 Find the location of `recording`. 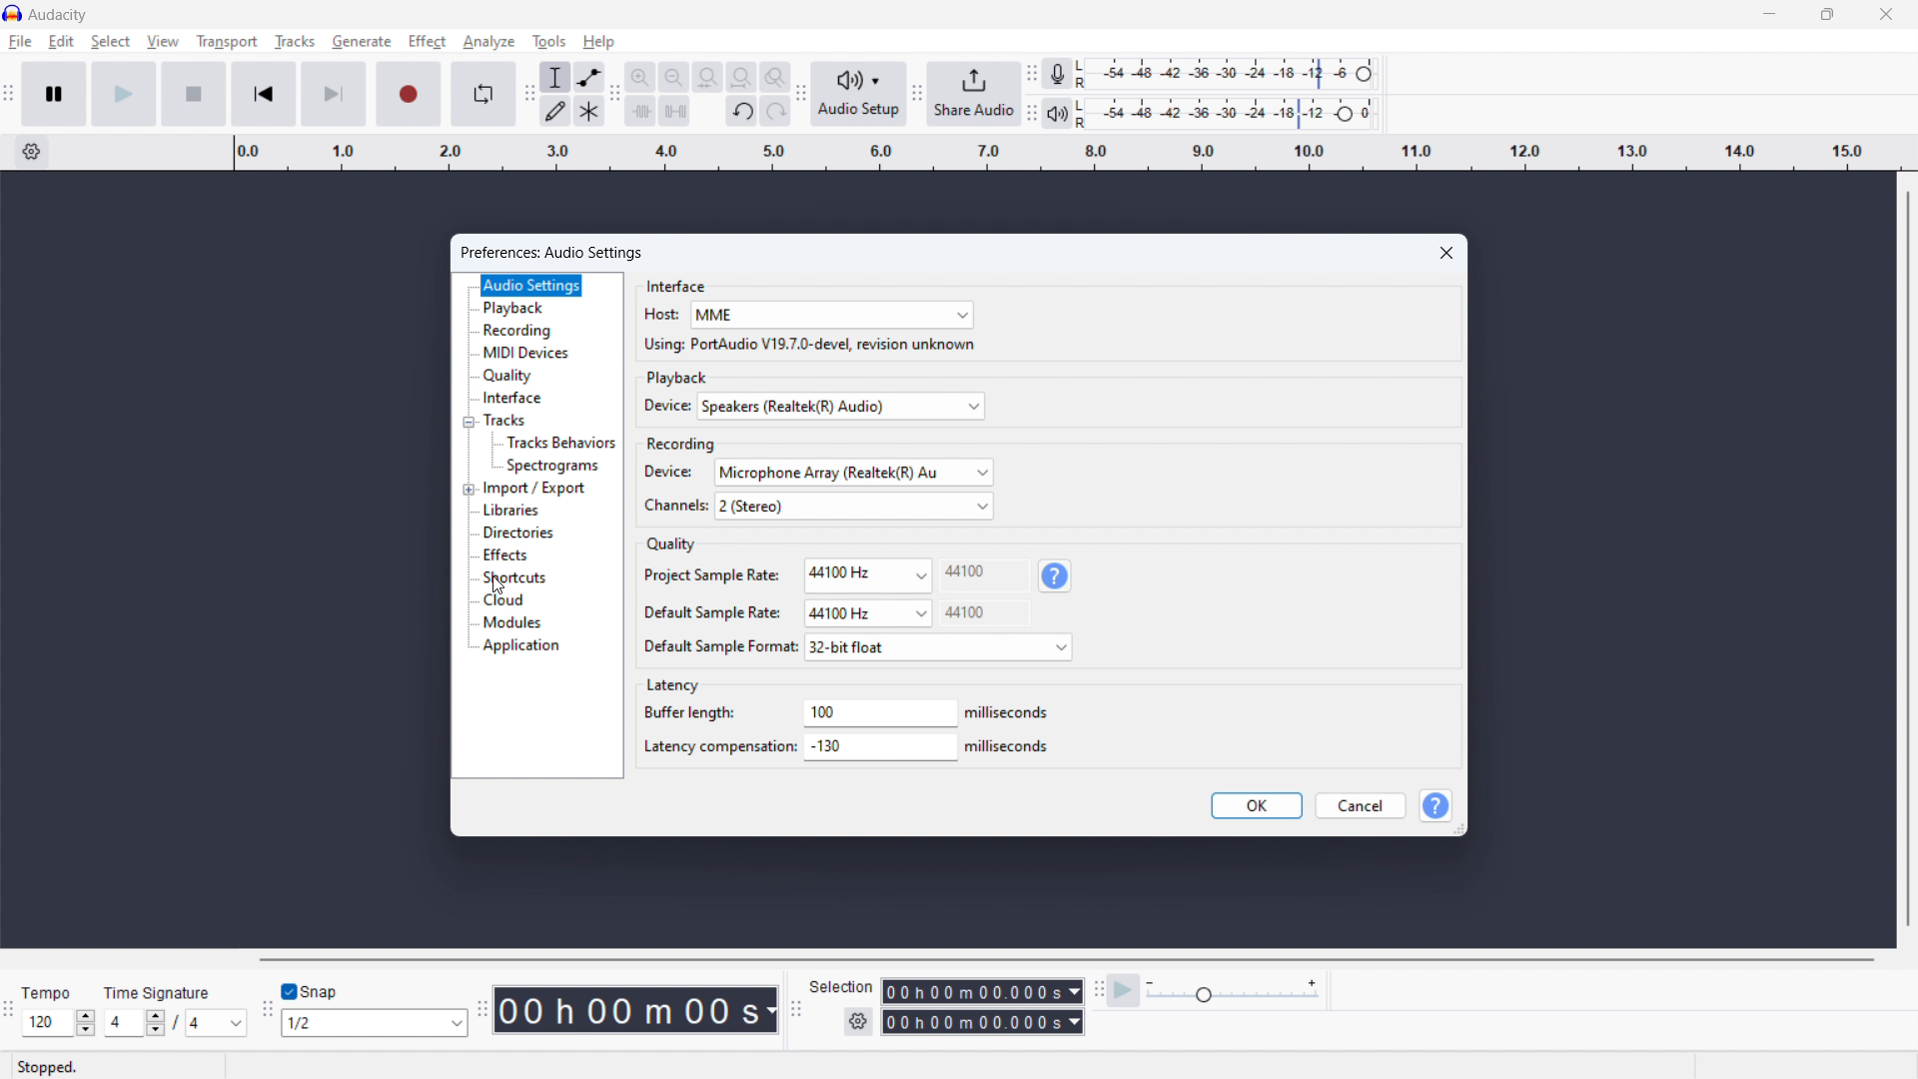

recording is located at coordinates (682, 444).